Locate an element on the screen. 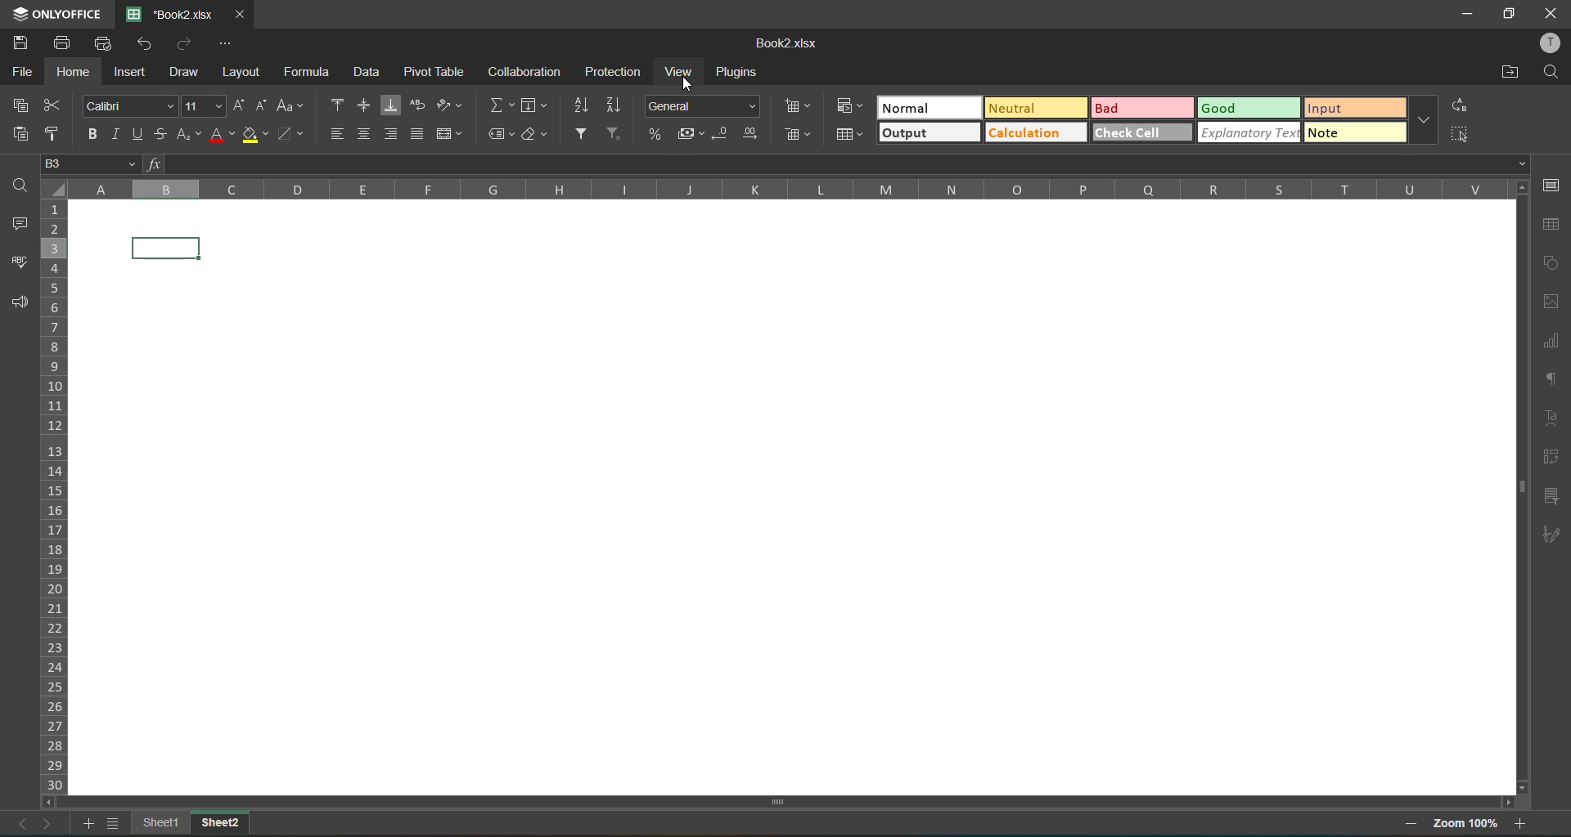  table is located at coordinates (1550, 226).